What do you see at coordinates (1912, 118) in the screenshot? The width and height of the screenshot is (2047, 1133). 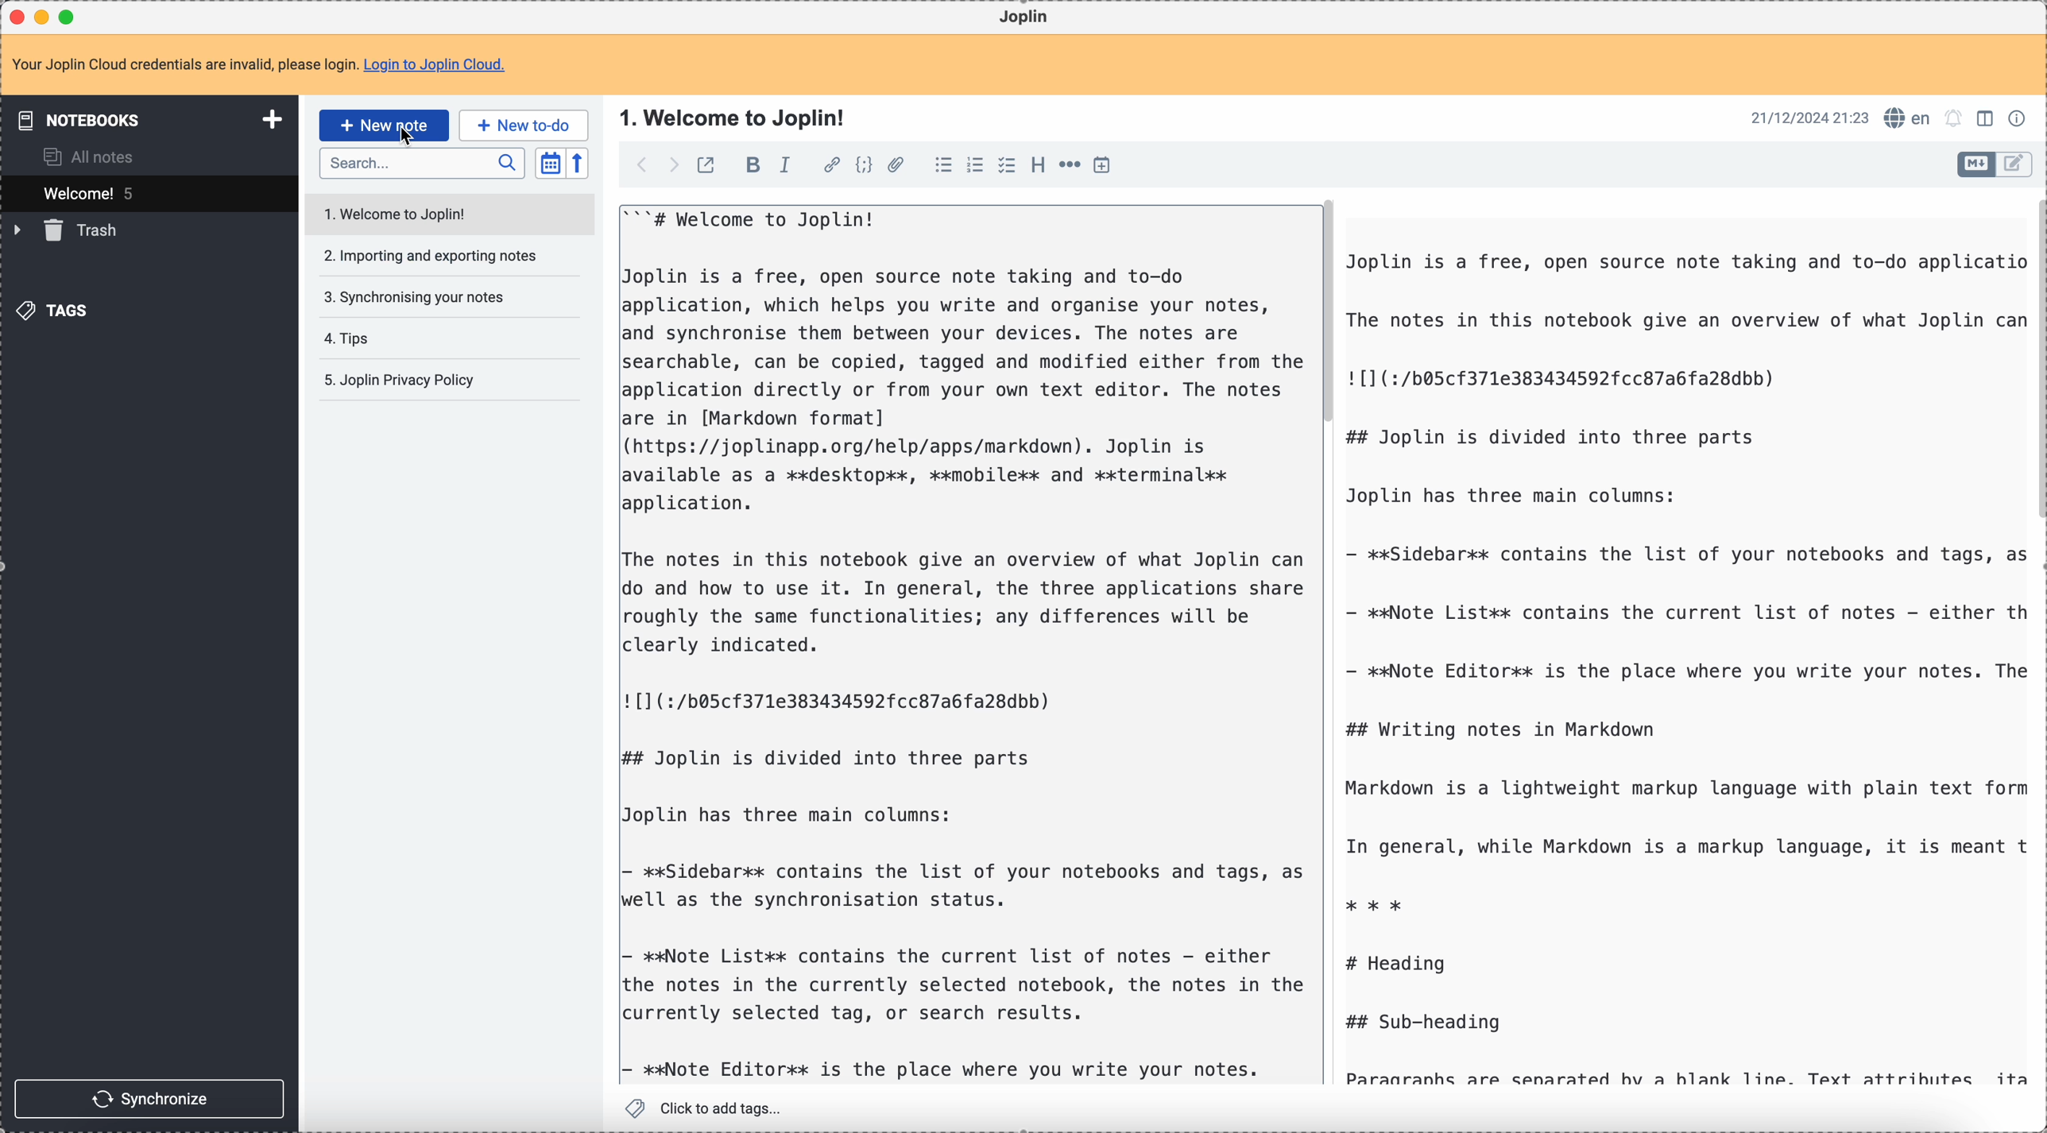 I see `spell checker` at bounding box center [1912, 118].